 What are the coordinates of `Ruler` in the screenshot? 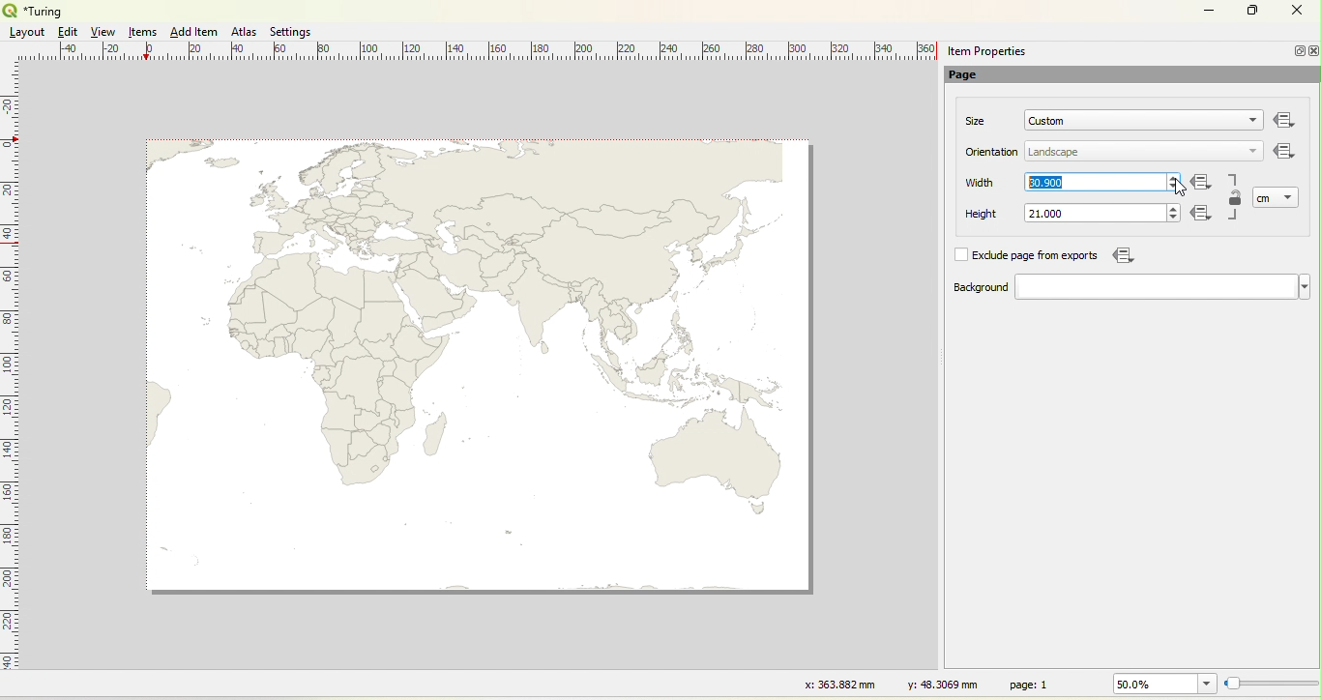 It's located at (11, 378).